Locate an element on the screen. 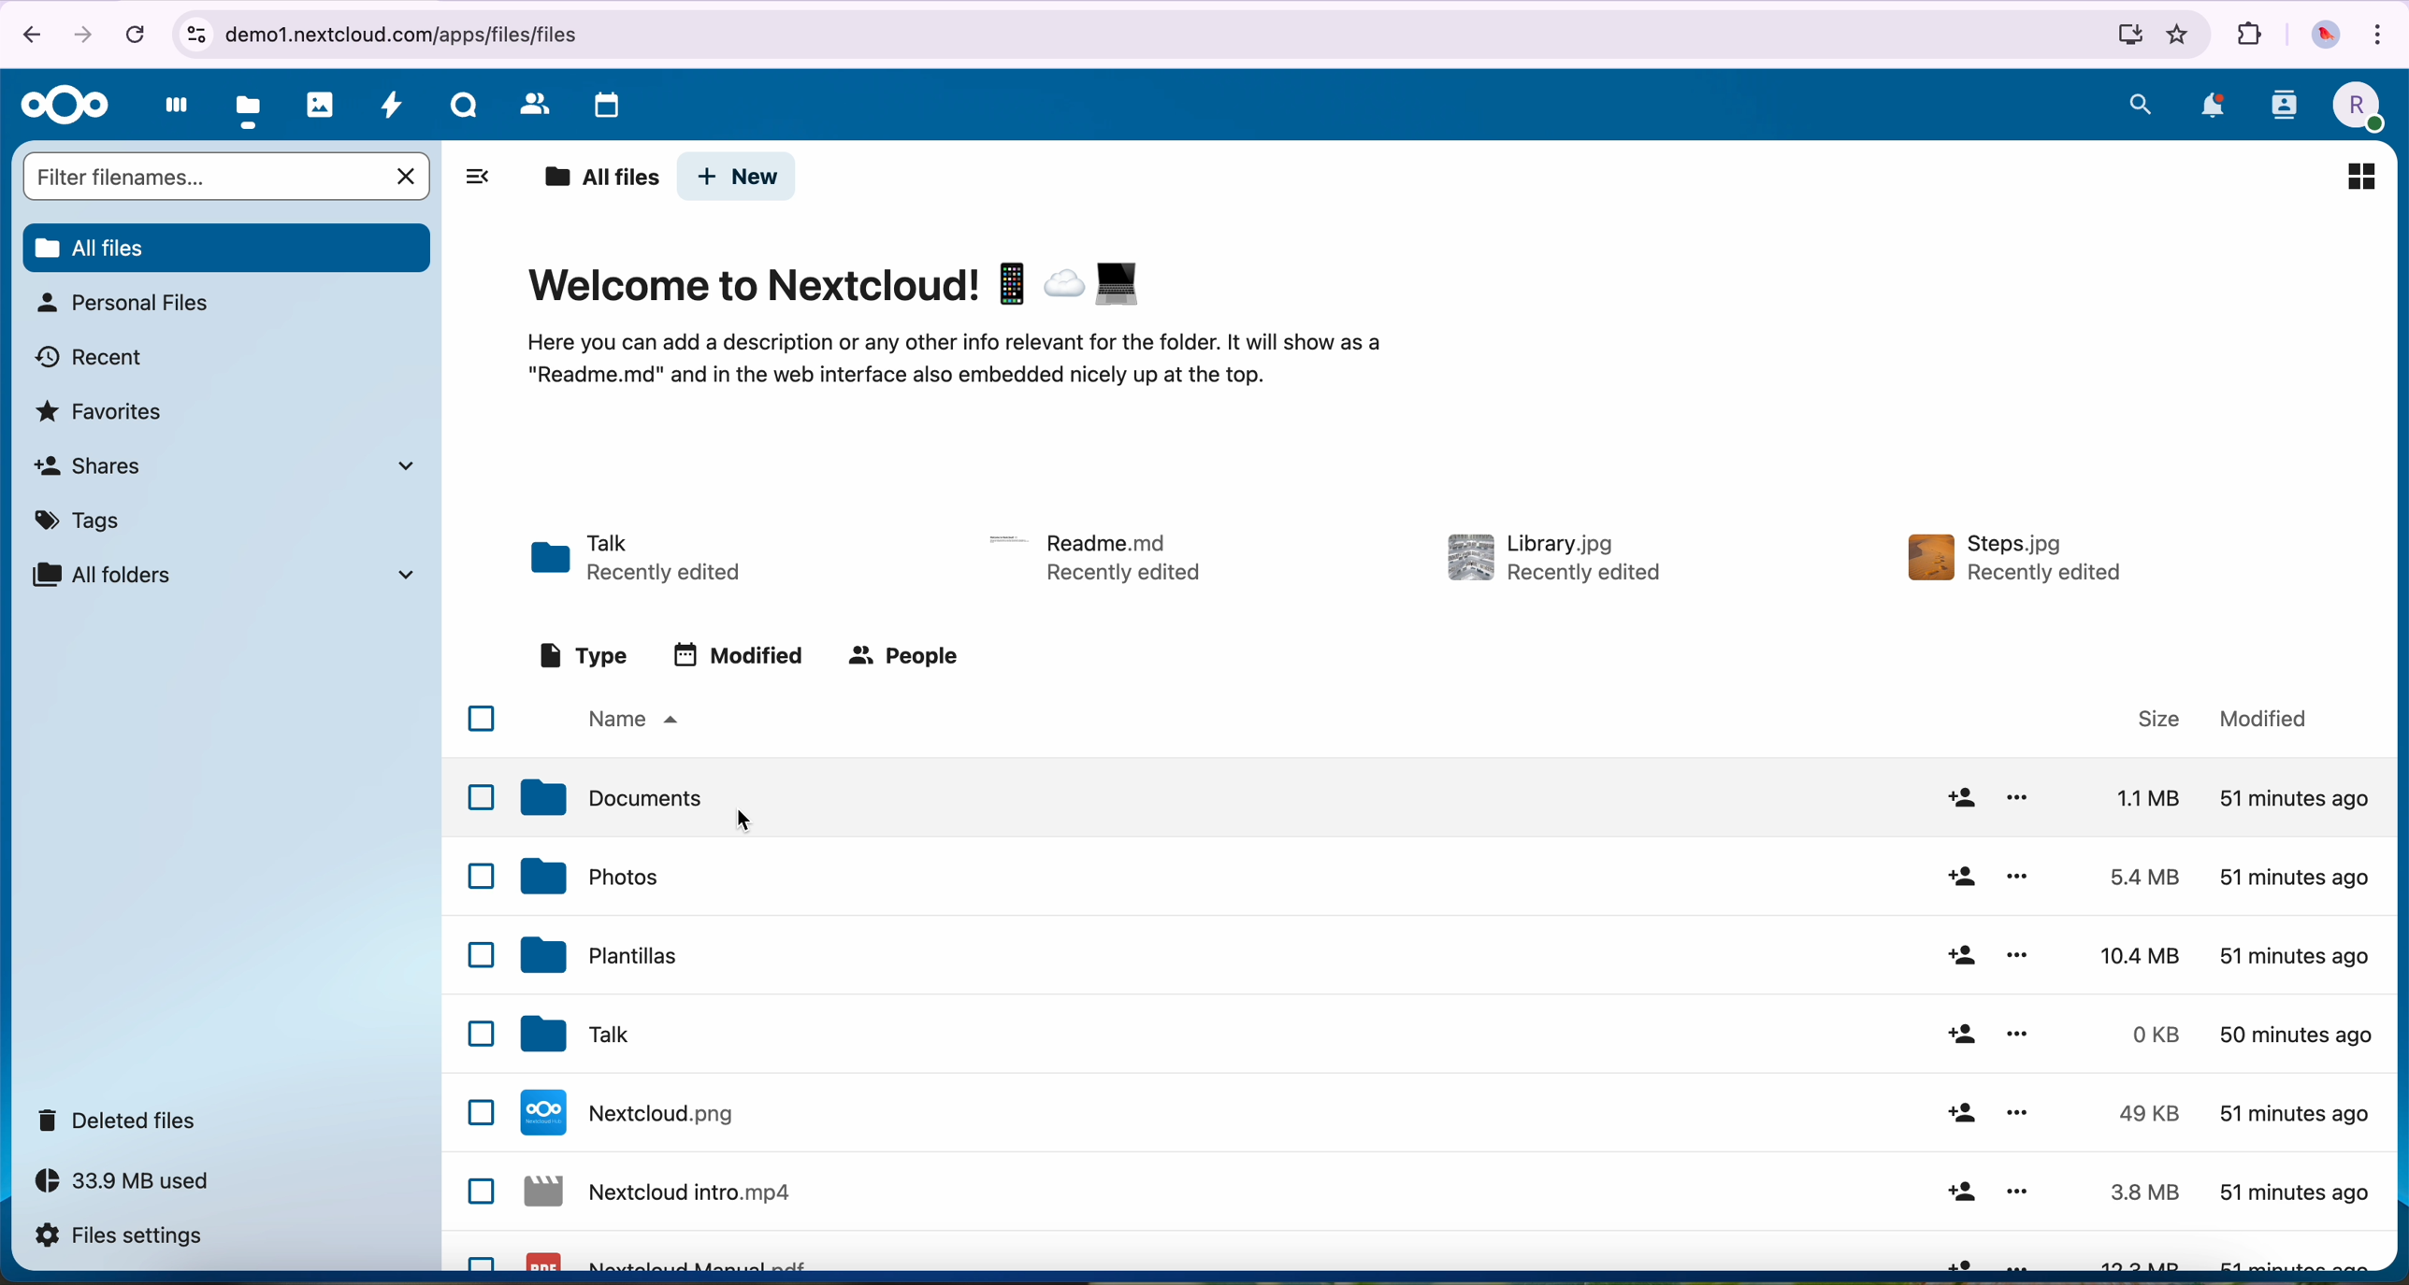  calendar is located at coordinates (602, 107).